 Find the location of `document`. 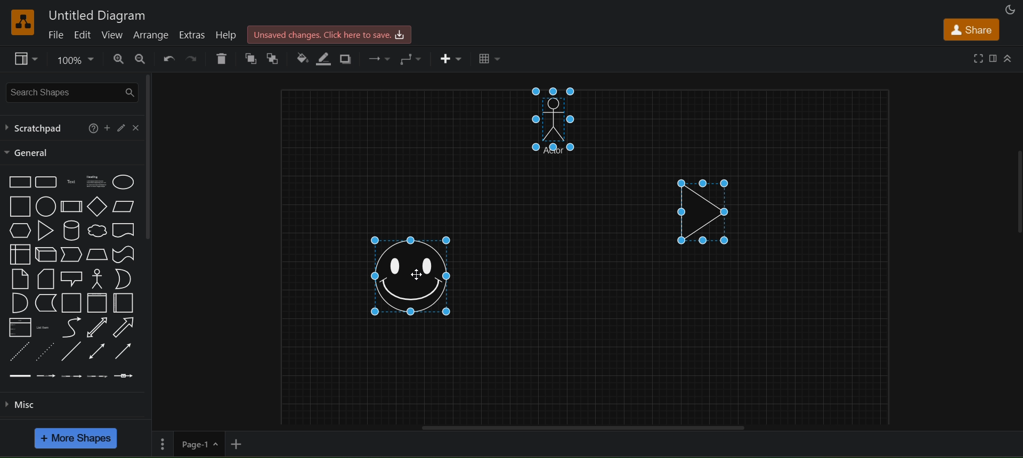

document is located at coordinates (124, 230).